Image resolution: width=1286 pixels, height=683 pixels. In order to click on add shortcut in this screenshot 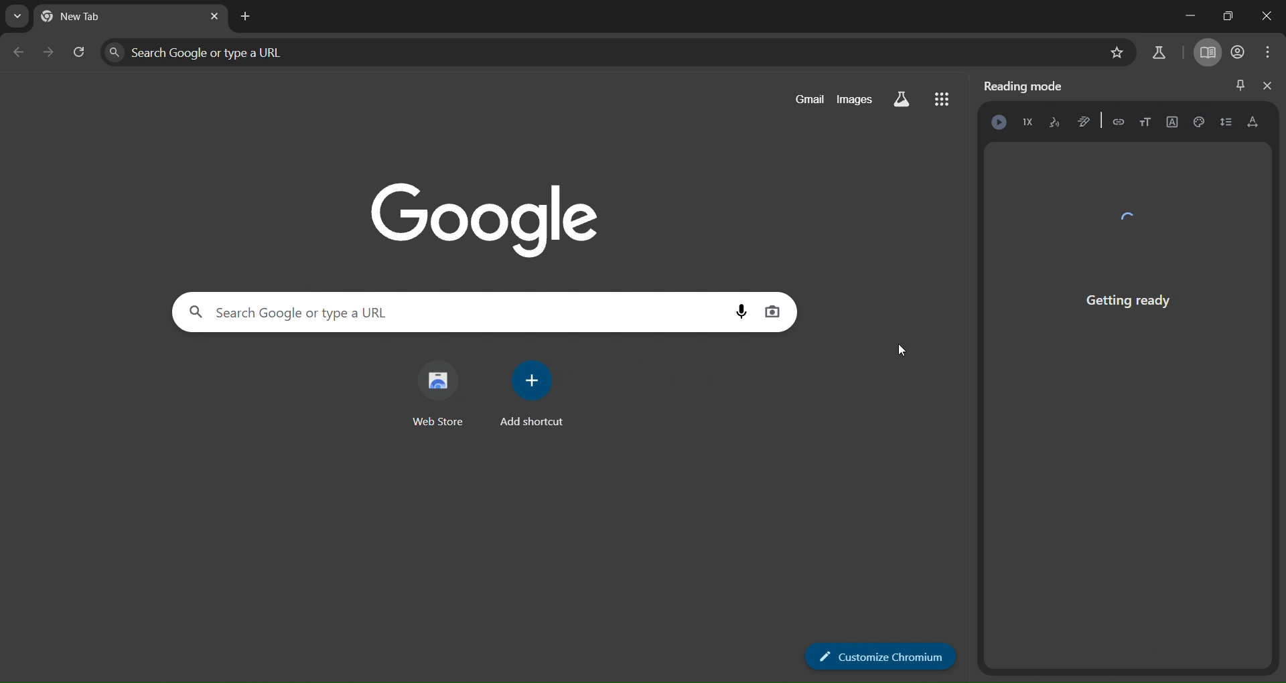, I will do `click(528, 395)`.